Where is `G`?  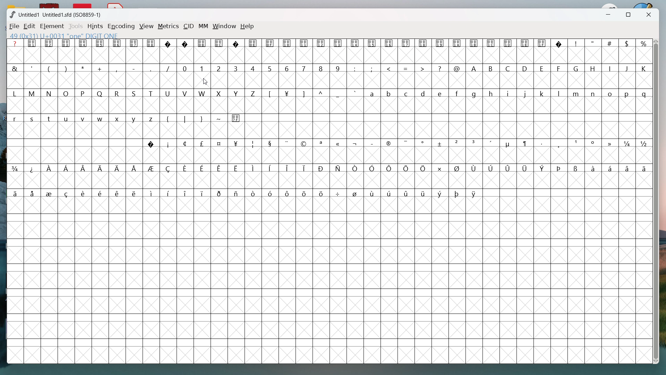
G is located at coordinates (577, 68).